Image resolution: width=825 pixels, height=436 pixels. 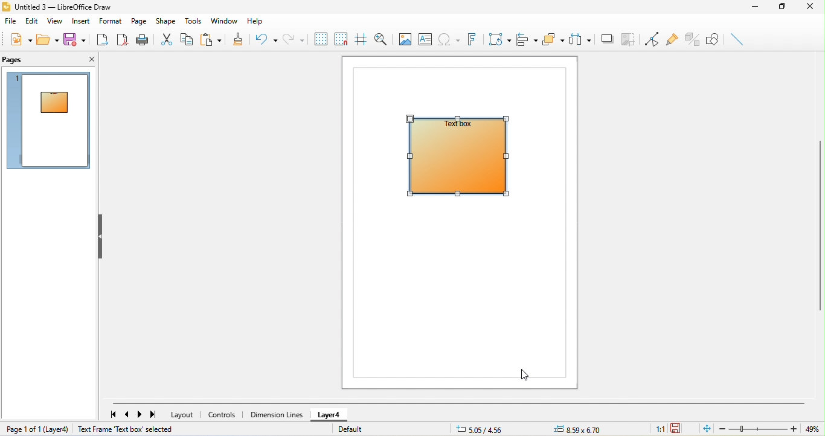 I want to click on previous page, so click(x=129, y=415).